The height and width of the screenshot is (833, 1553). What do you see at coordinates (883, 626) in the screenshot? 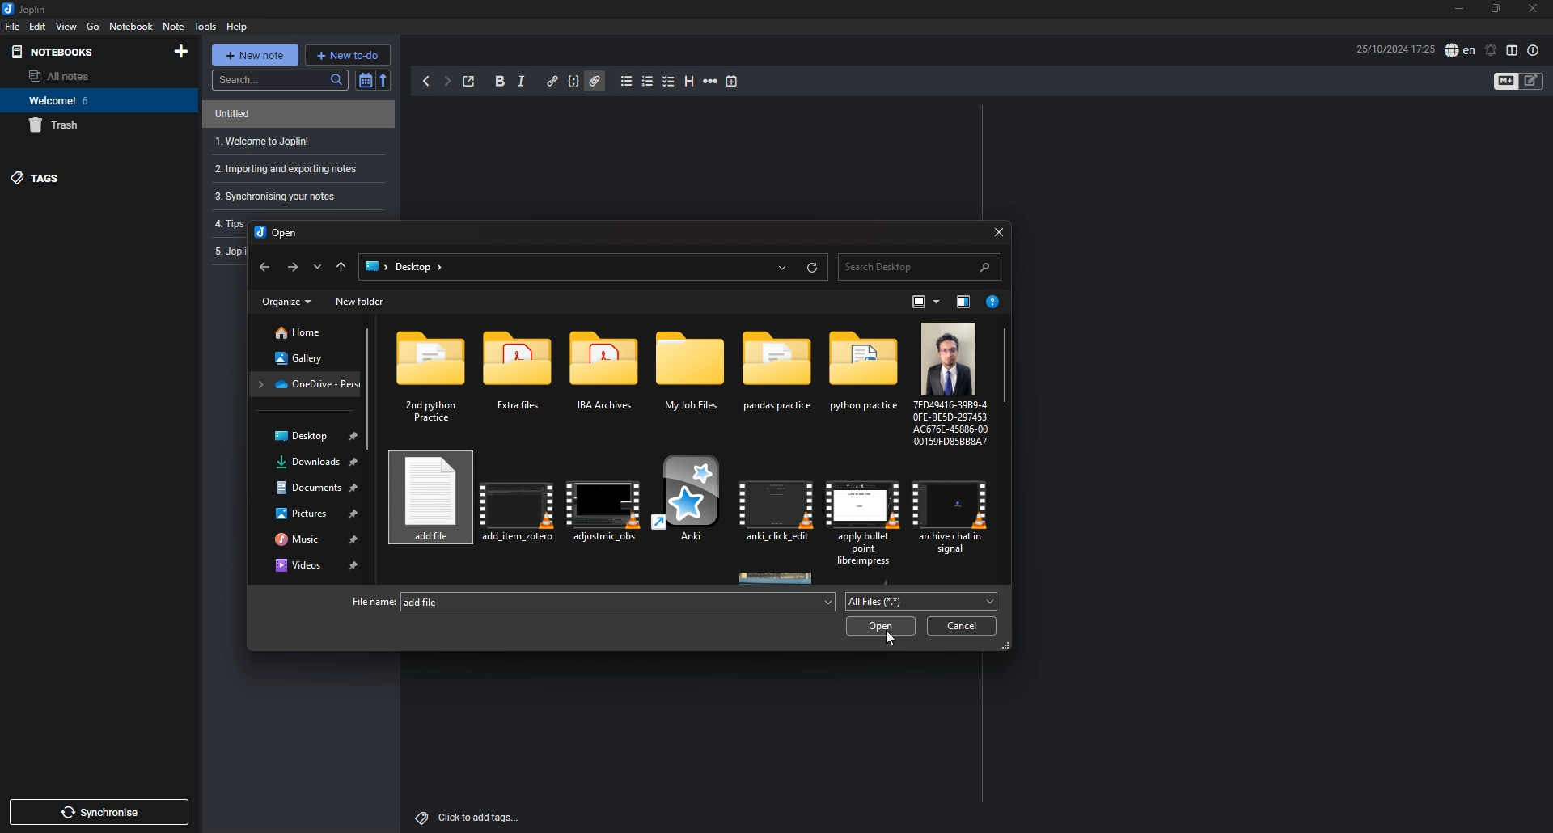
I see `open` at bounding box center [883, 626].